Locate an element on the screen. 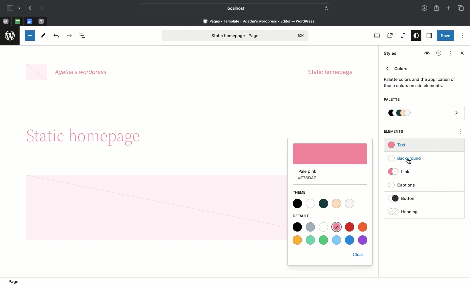 Image resolution: width=470 pixels, height=285 pixels. Styles is located at coordinates (415, 36).